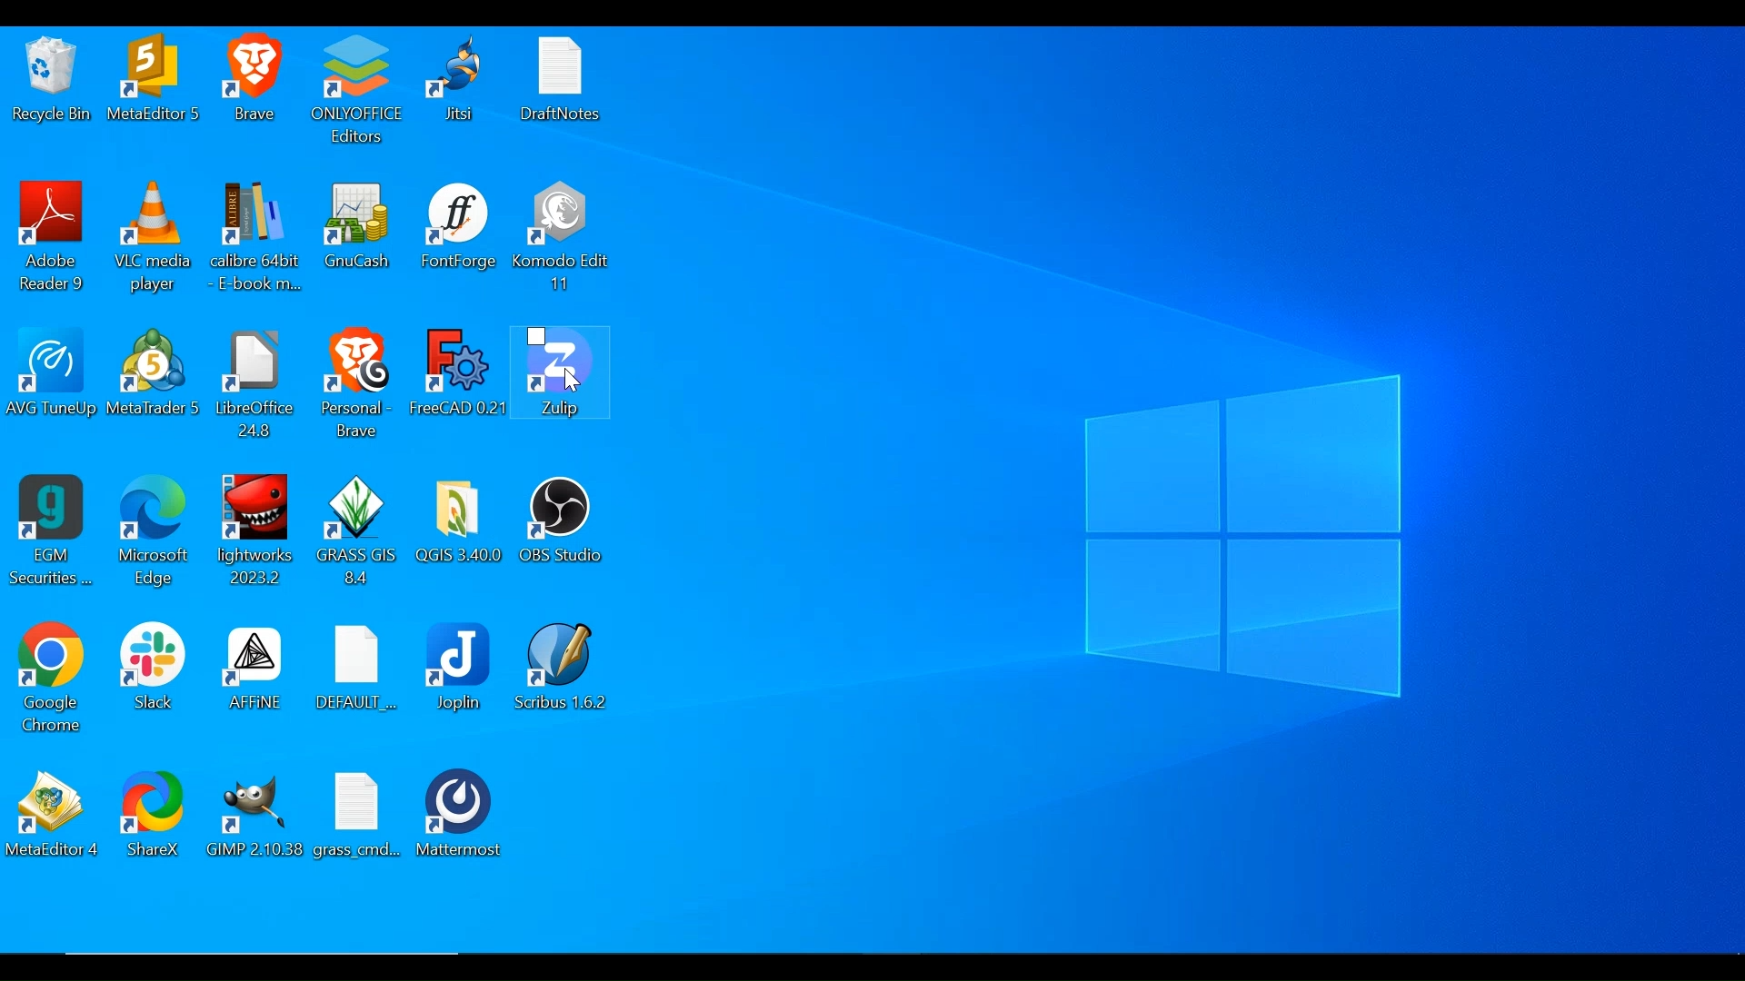 This screenshot has height=981, width=1745. I want to click on OBS Studio Desktop icon, so click(571, 520).